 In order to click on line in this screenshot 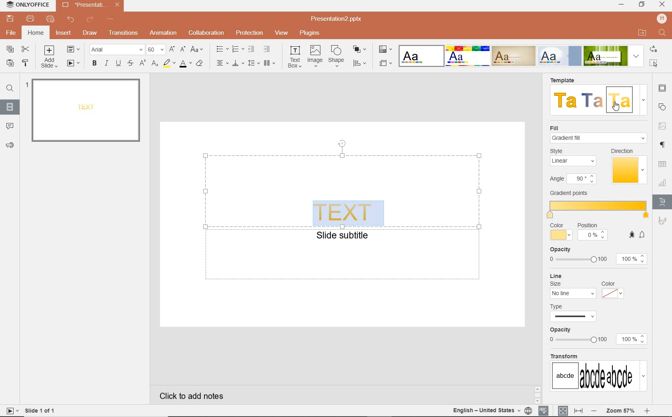, I will do `click(558, 275)`.